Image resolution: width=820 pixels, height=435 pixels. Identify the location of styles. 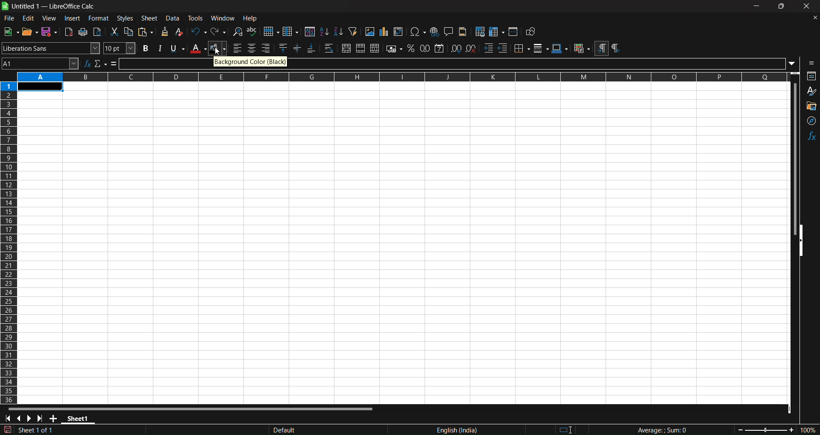
(810, 90).